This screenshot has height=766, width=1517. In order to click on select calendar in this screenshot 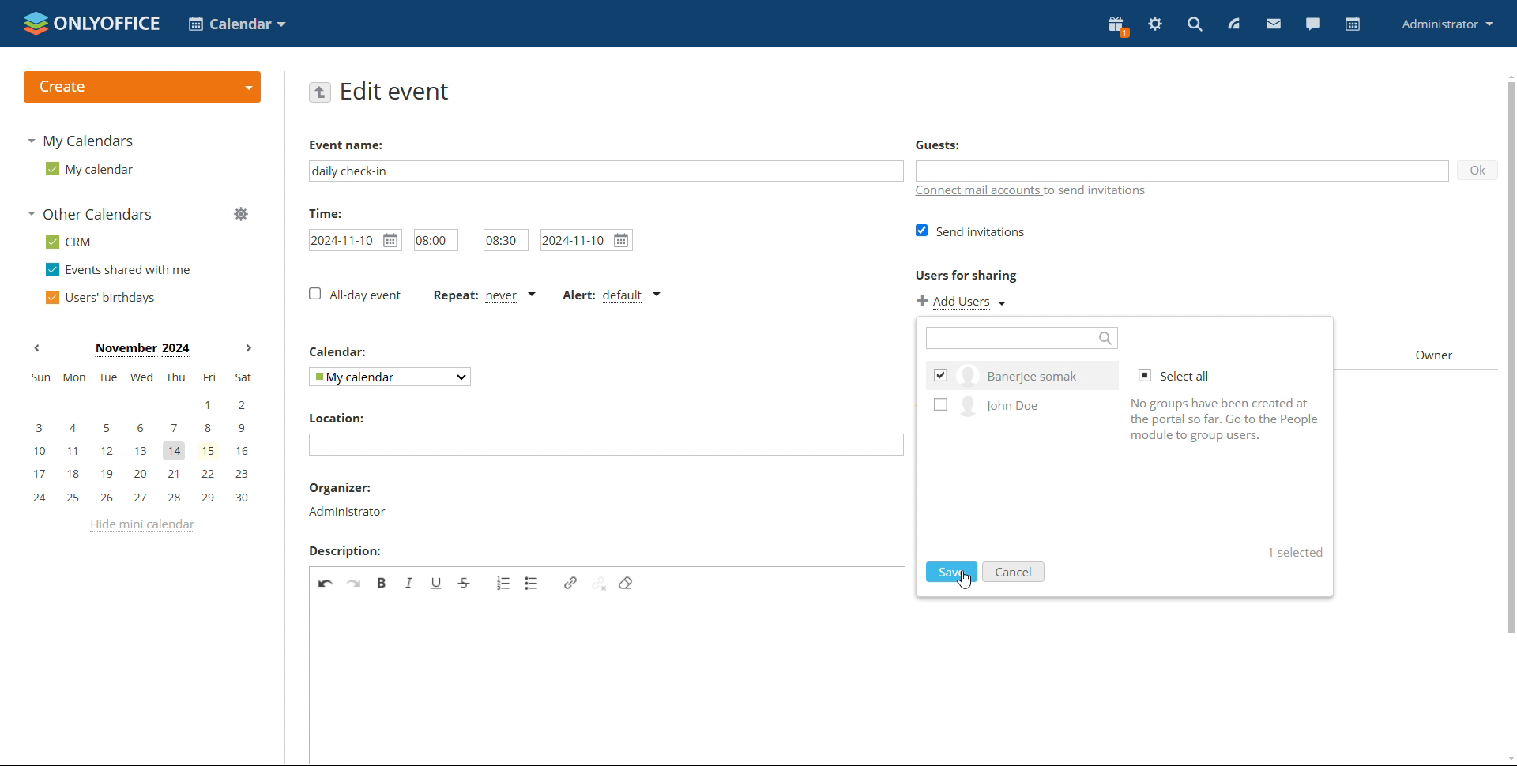, I will do `click(391, 377)`.